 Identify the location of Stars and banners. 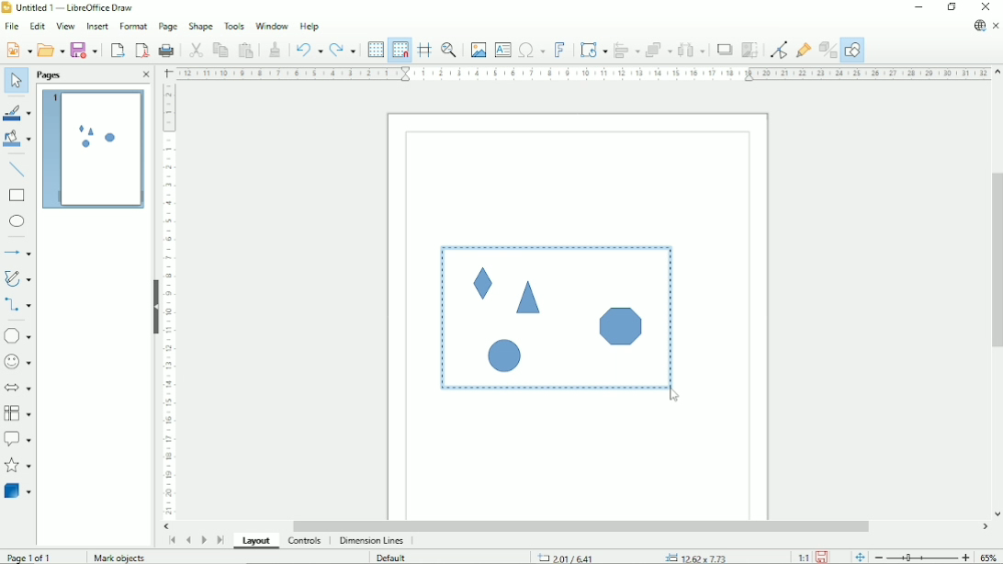
(19, 467).